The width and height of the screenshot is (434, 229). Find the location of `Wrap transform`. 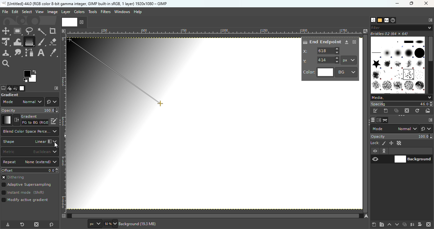

Wrap transform is located at coordinates (17, 42).